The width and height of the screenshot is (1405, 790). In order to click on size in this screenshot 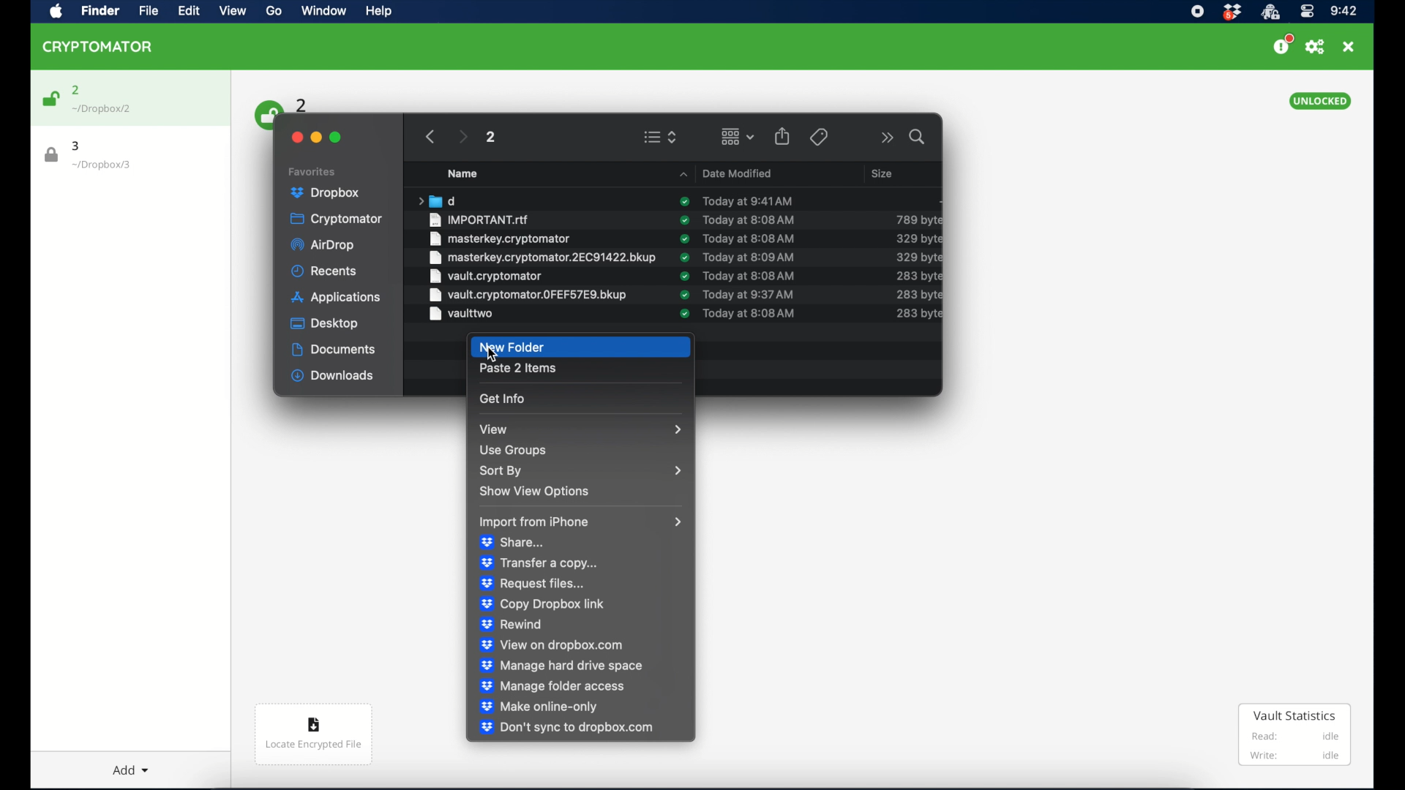, I will do `click(884, 173)`.